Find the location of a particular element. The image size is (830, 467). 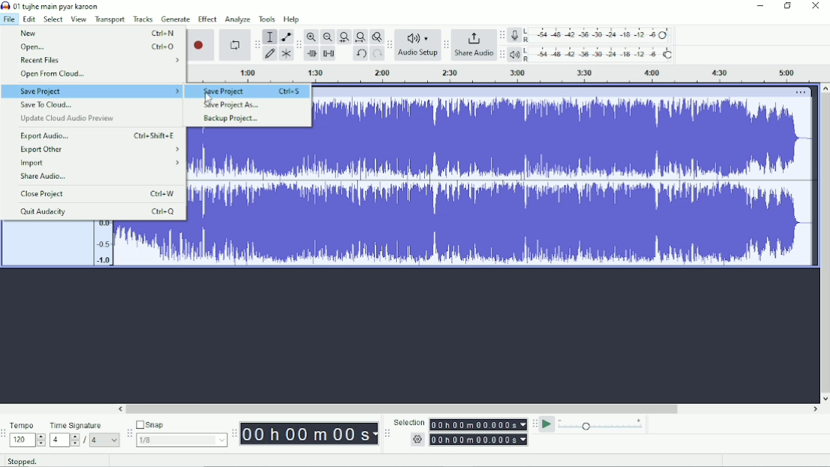

Audacity share audio toolbar is located at coordinates (446, 46).